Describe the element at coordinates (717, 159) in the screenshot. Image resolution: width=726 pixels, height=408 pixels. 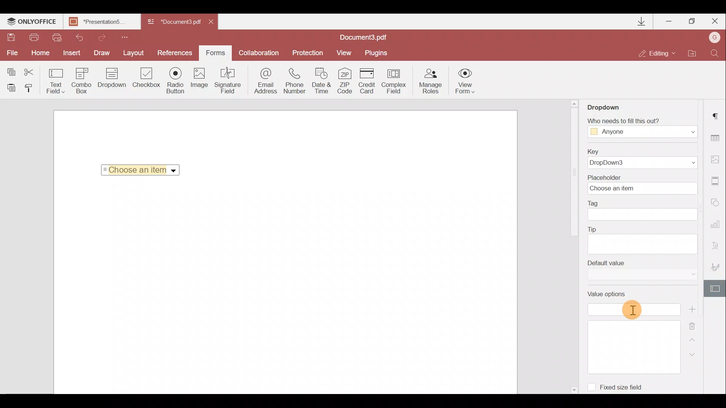
I see `Image settings` at that location.